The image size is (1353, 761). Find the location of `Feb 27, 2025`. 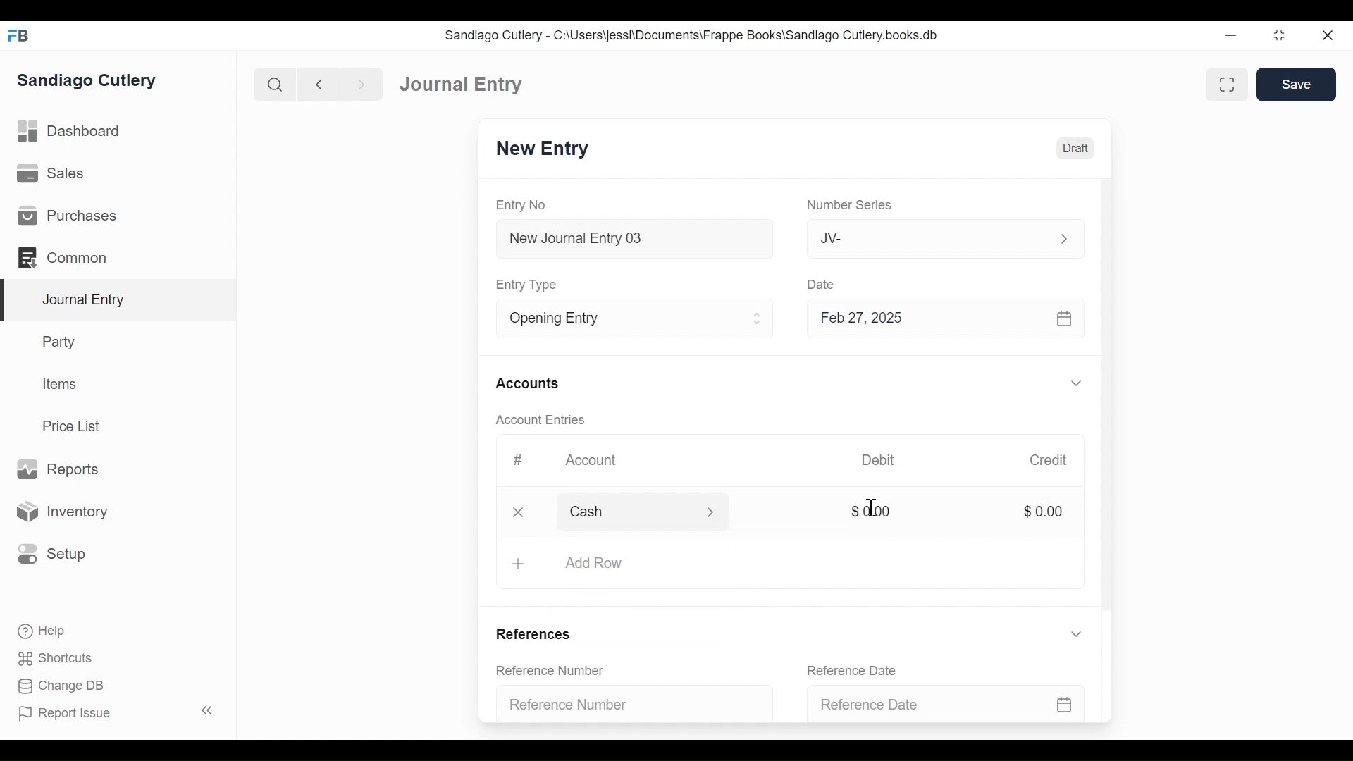

Feb 27, 2025 is located at coordinates (943, 319).